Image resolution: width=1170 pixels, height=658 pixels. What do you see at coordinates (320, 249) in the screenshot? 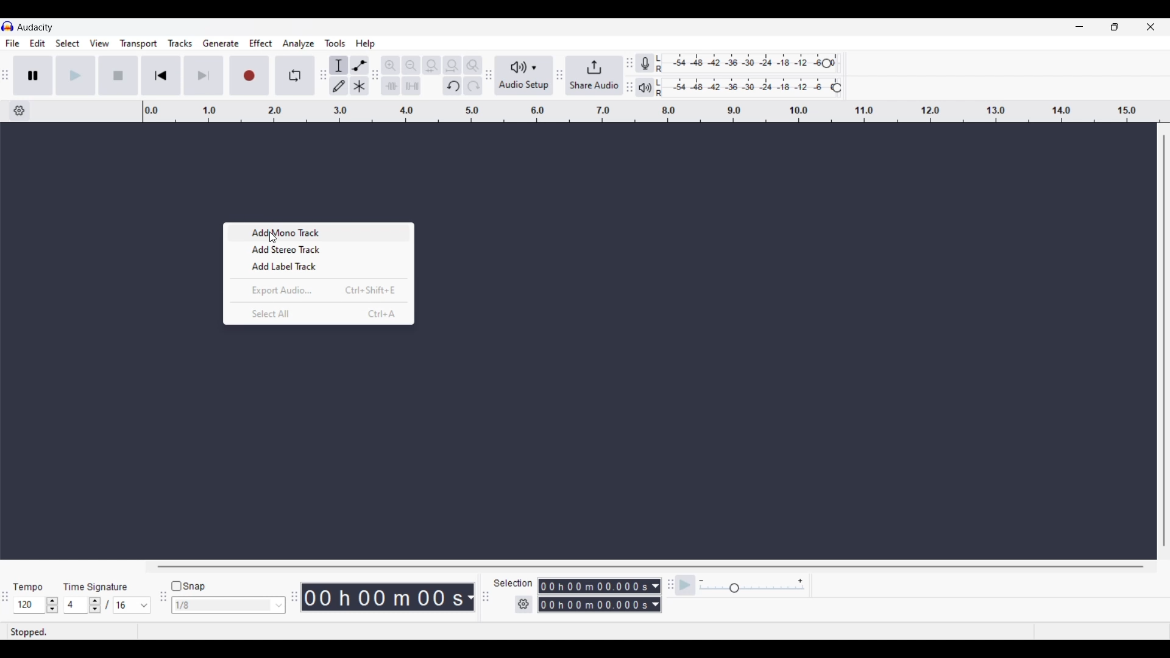
I see `Add stereo track` at bounding box center [320, 249].